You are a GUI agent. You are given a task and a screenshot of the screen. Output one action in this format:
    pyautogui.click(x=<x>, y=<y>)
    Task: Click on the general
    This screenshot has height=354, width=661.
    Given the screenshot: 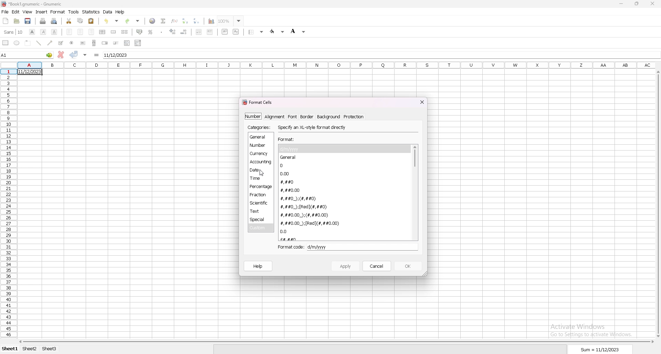 What is the action you would take?
    pyautogui.click(x=292, y=157)
    